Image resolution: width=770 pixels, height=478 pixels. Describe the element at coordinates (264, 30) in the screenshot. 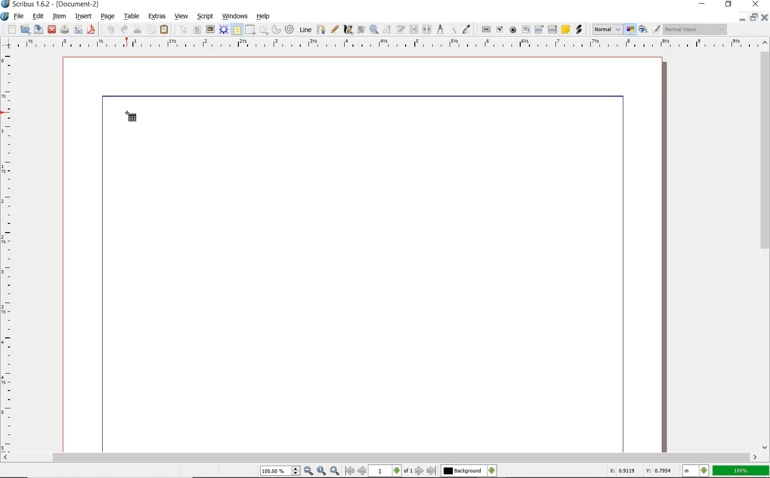

I see `polygon` at that location.